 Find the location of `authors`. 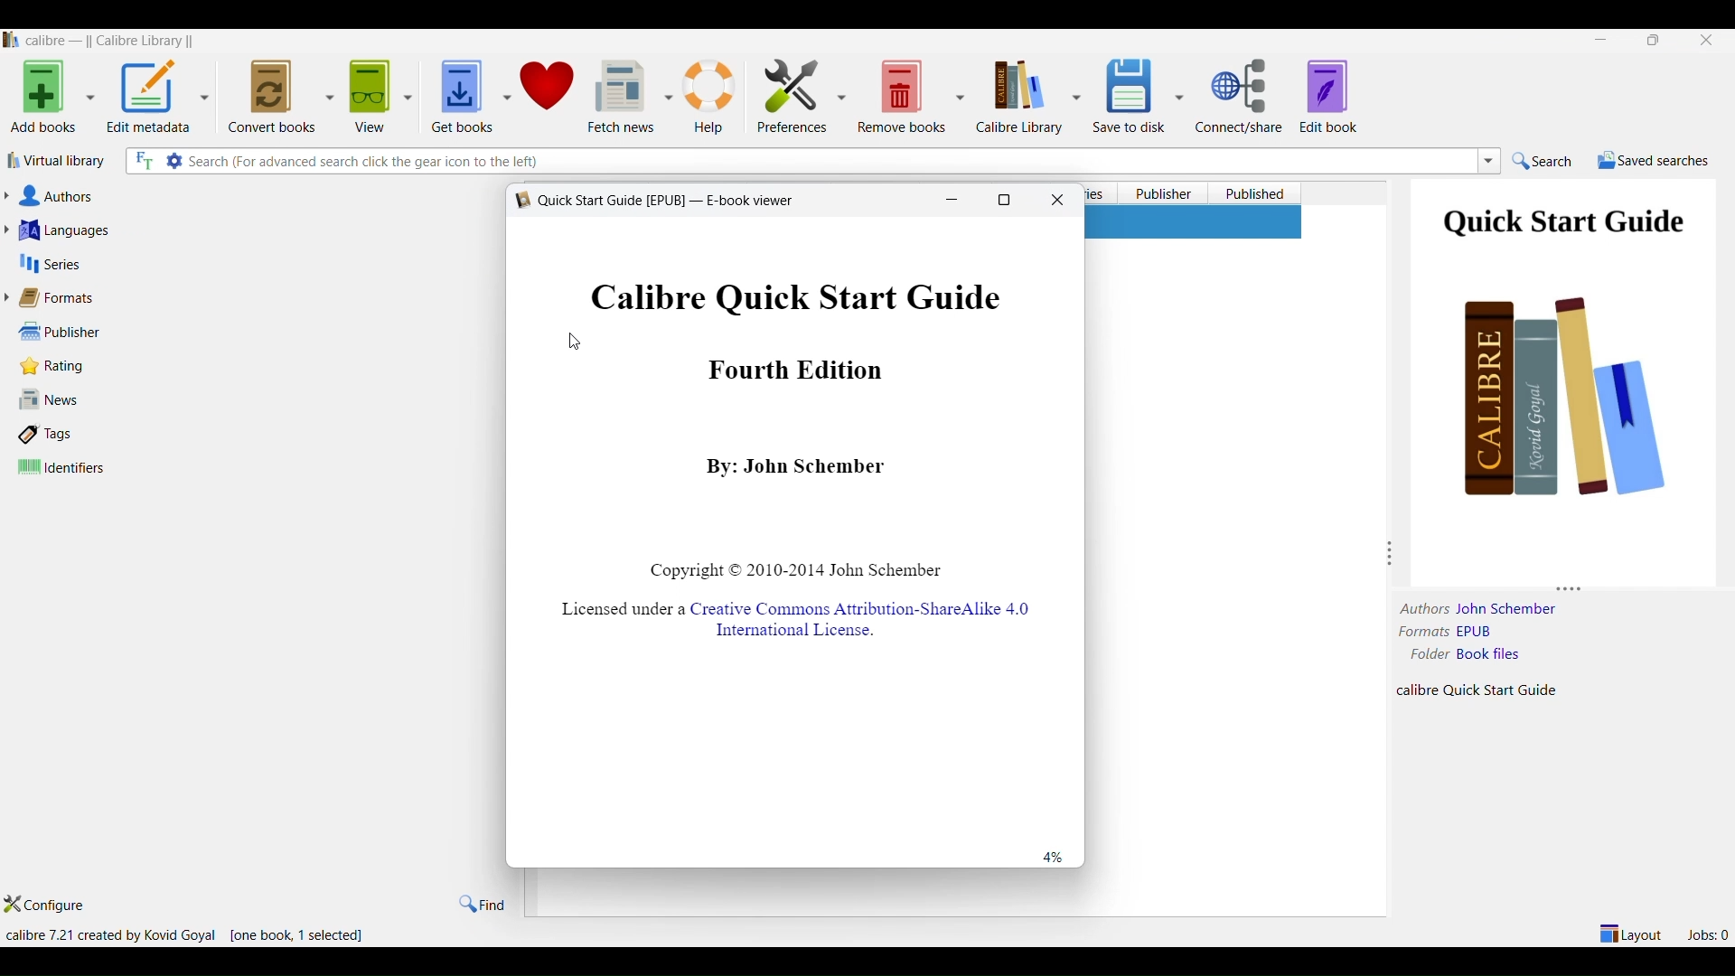

authors is located at coordinates (251, 192).